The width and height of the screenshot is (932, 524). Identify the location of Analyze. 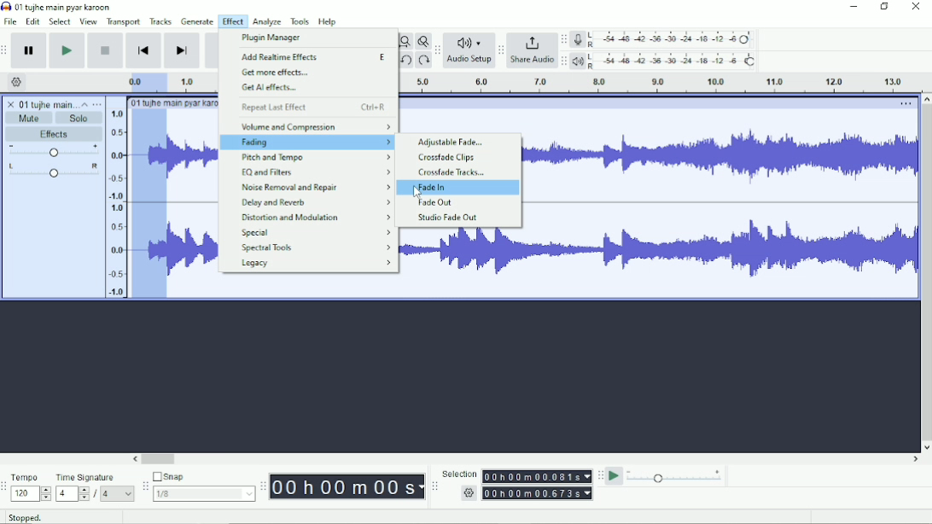
(268, 22).